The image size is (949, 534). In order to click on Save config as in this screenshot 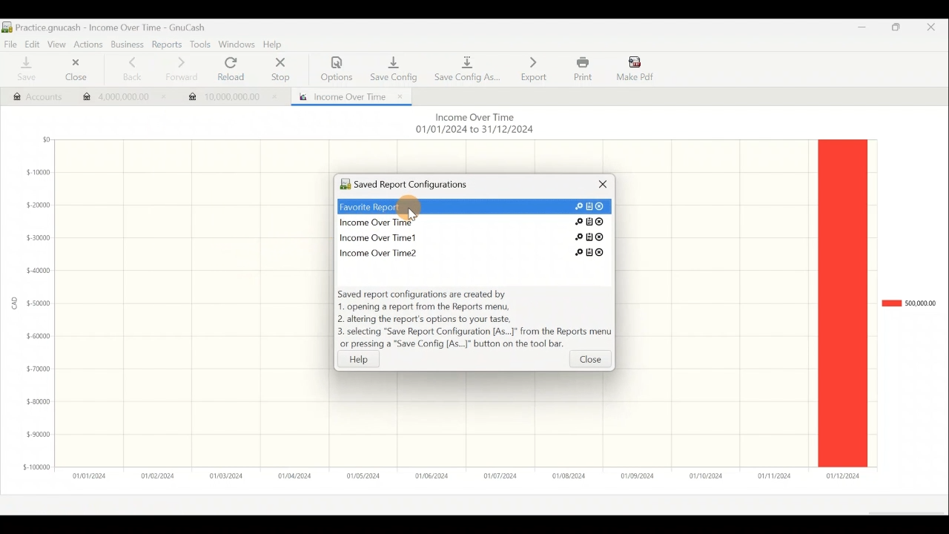, I will do `click(467, 67)`.